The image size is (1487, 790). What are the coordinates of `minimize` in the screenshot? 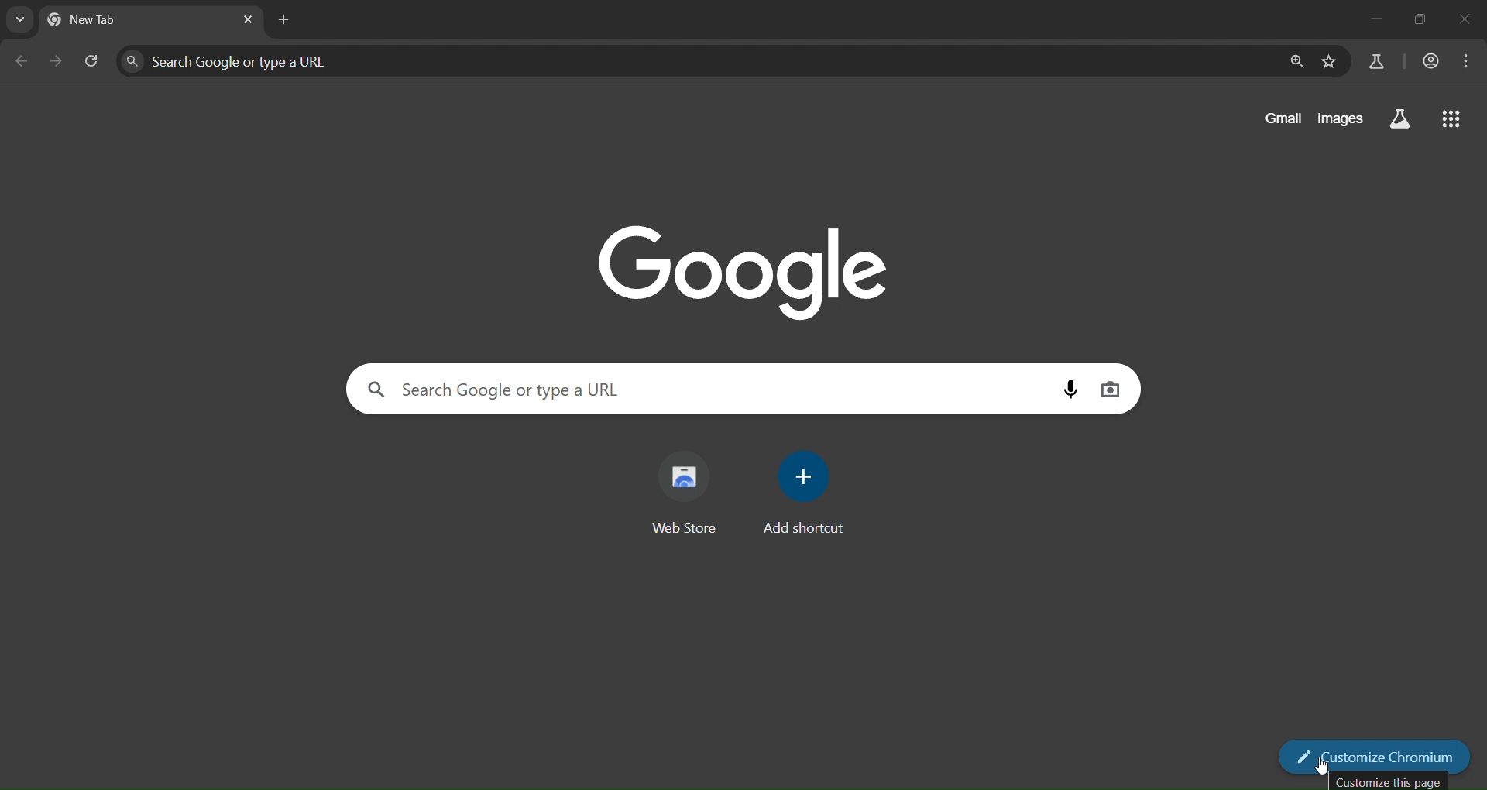 It's located at (1359, 20).